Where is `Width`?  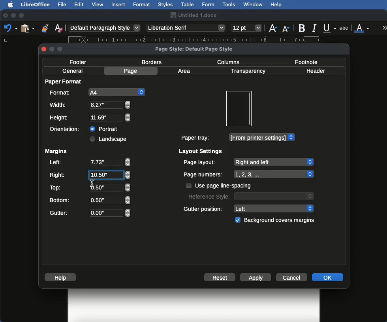
Width is located at coordinates (90, 105).